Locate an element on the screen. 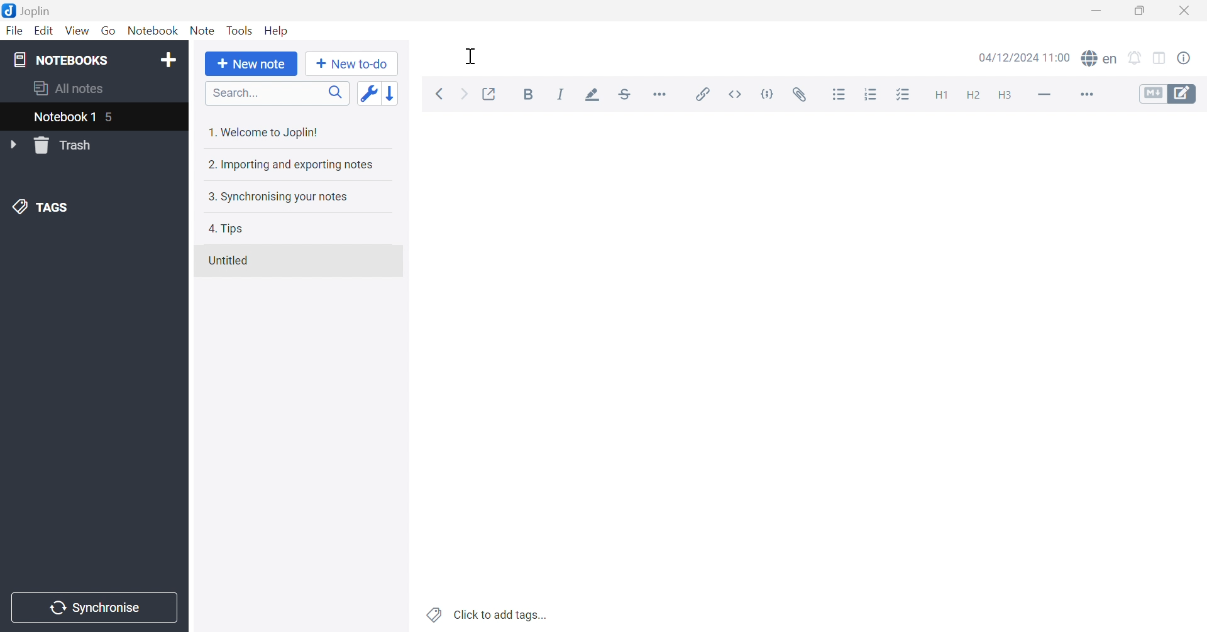 This screenshot has height=632, width=1207. Back is located at coordinates (443, 93).